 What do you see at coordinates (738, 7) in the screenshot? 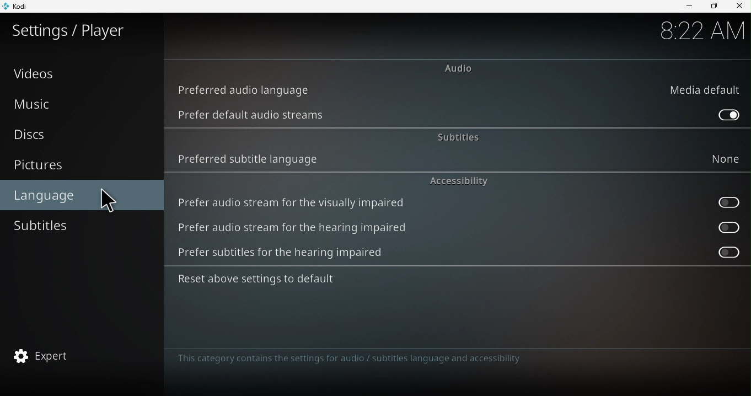
I see `Close` at bounding box center [738, 7].